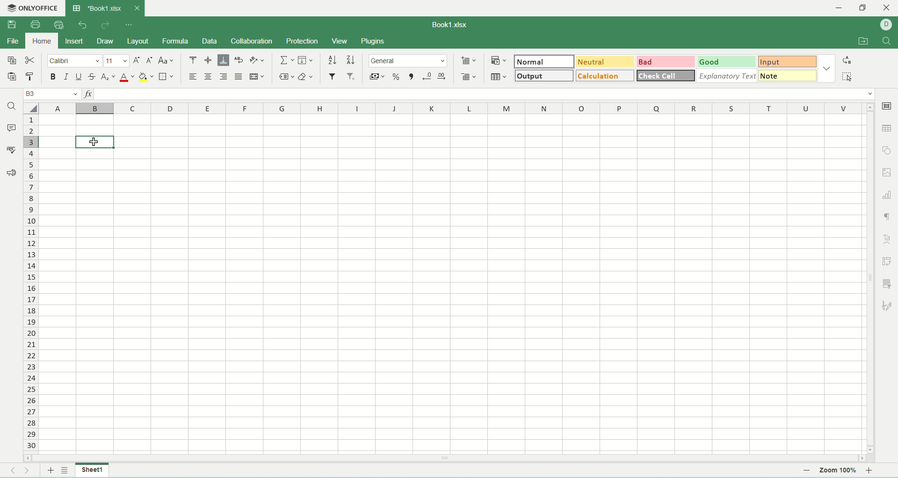  Describe the element at coordinates (31, 109) in the screenshot. I see `select all` at that location.